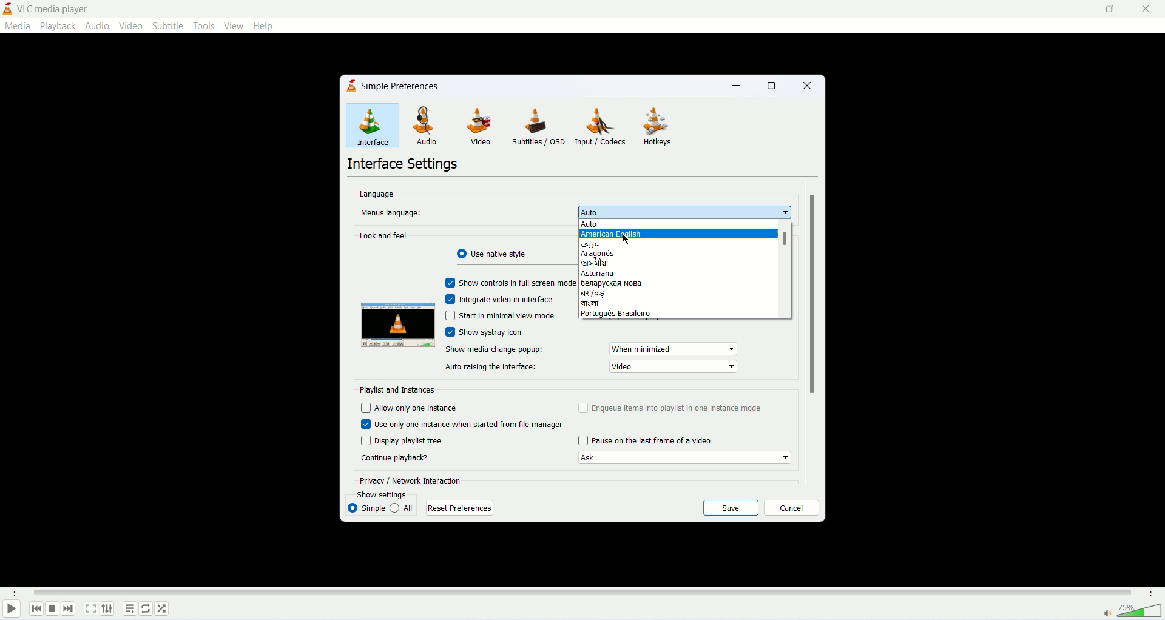 Image resolution: width=1165 pixels, height=620 pixels. What do you see at coordinates (404, 165) in the screenshot?
I see `interface settings` at bounding box center [404, 165].